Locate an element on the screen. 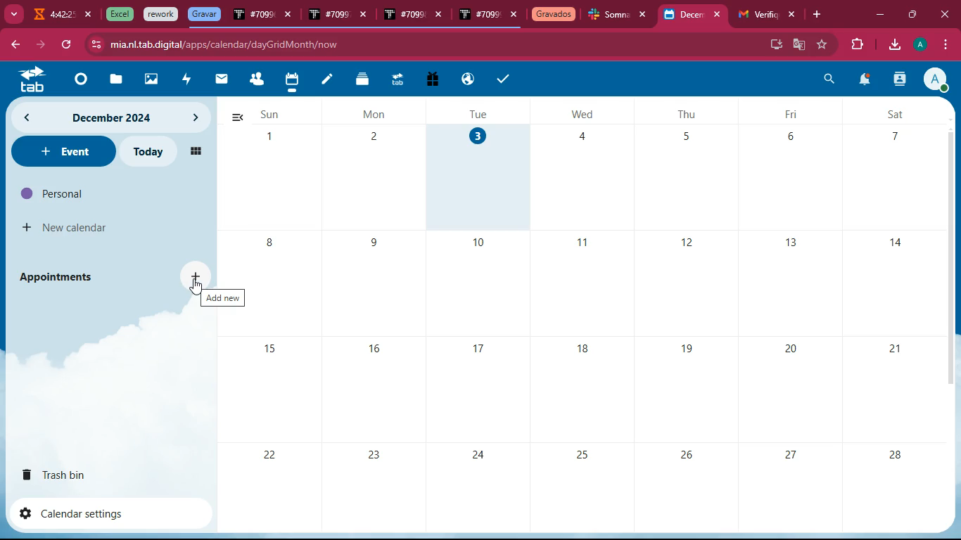 This screenshot has height=540, width=961. tab is located at coordinates (161, 15).